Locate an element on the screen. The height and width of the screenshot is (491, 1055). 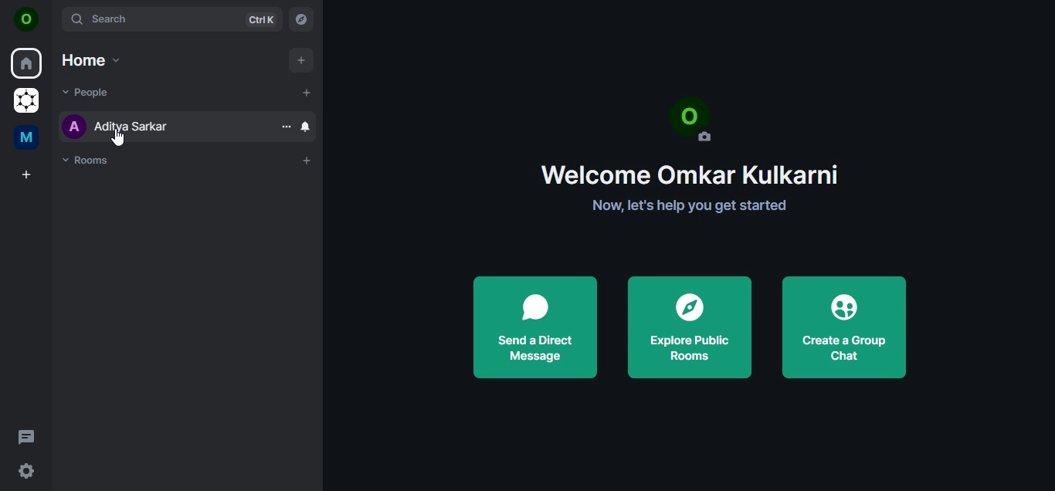
grapheneOS is located at coordinates (25, 101).